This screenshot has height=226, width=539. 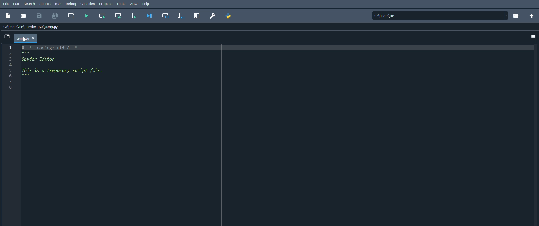 What do you see at coordinates (197, 16) in the screenshot?
I see `Maximize current pane` at bounding box center [197, 16].